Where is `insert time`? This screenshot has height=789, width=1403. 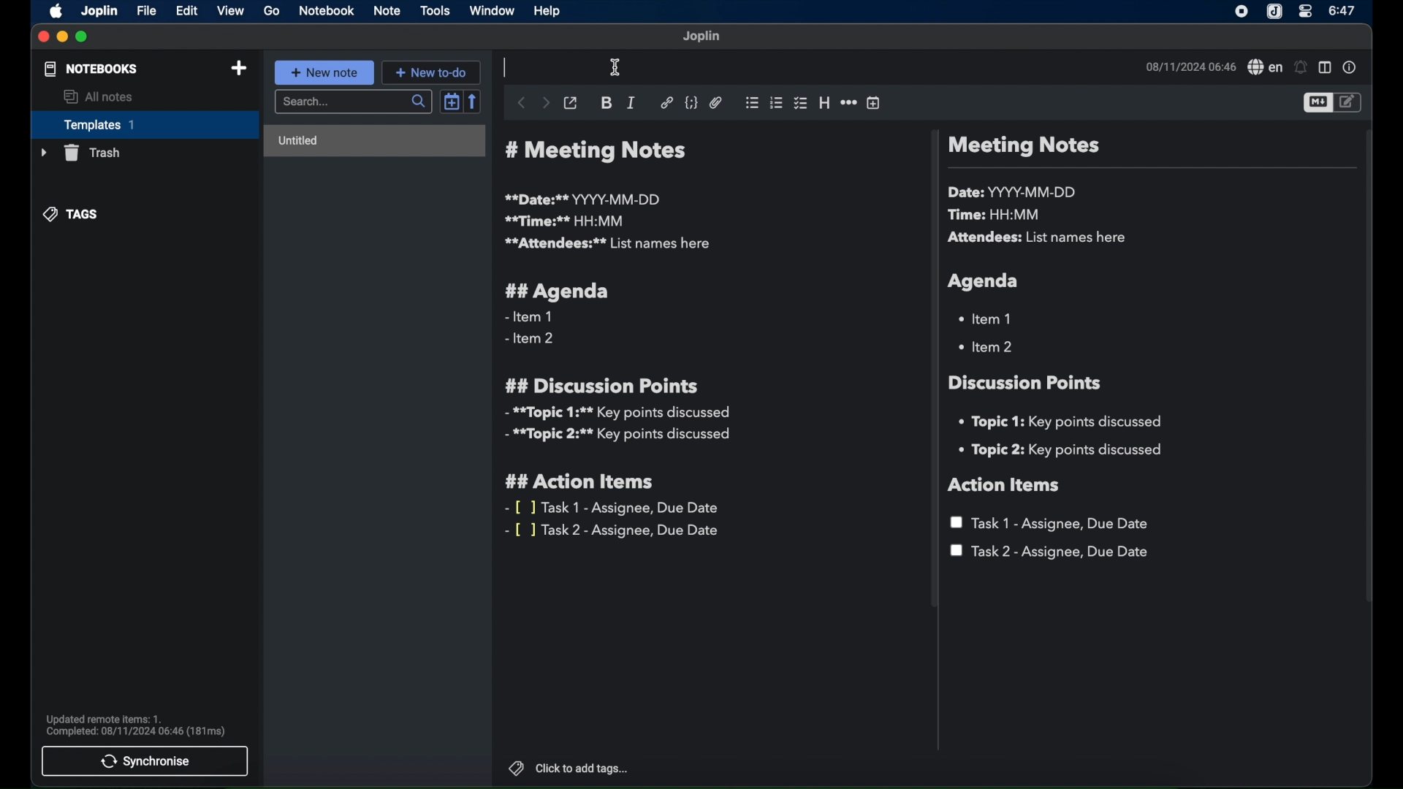
insert time is located at coordinates (873, 103).